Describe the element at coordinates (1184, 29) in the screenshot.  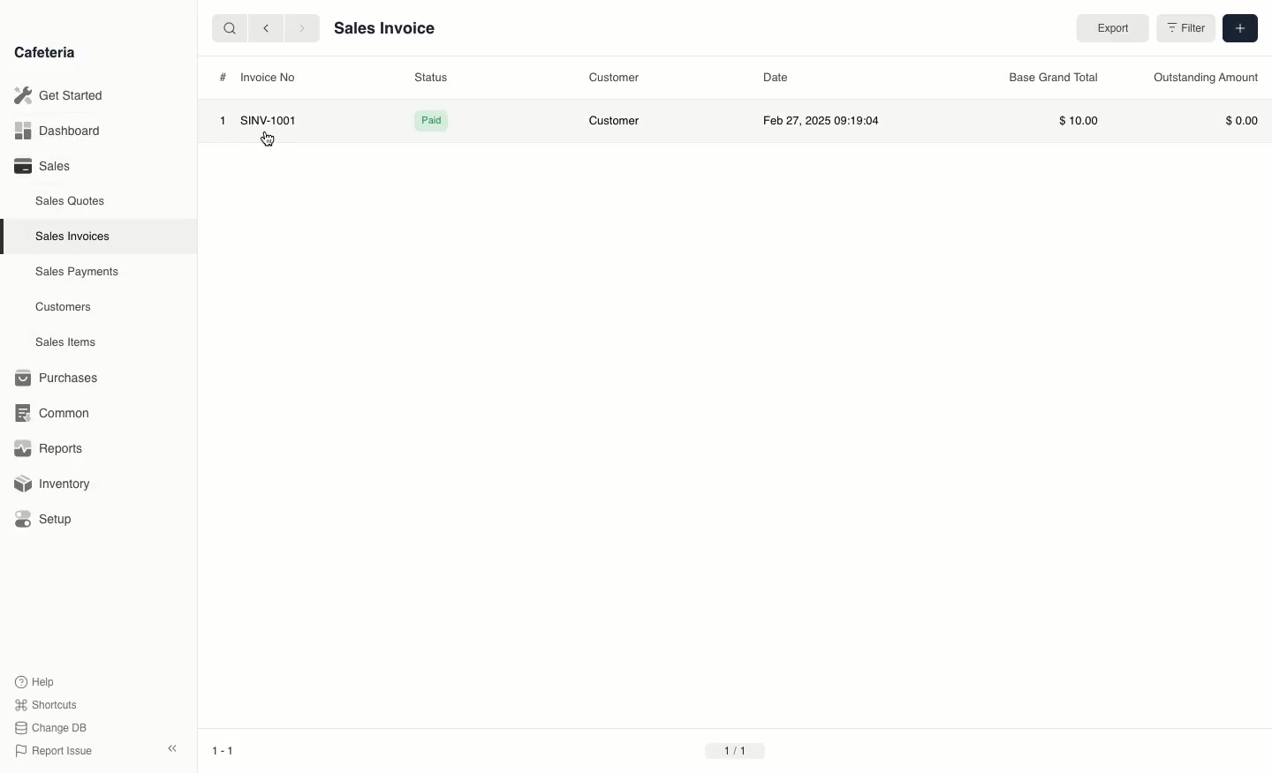
I see `Filter` at that location.